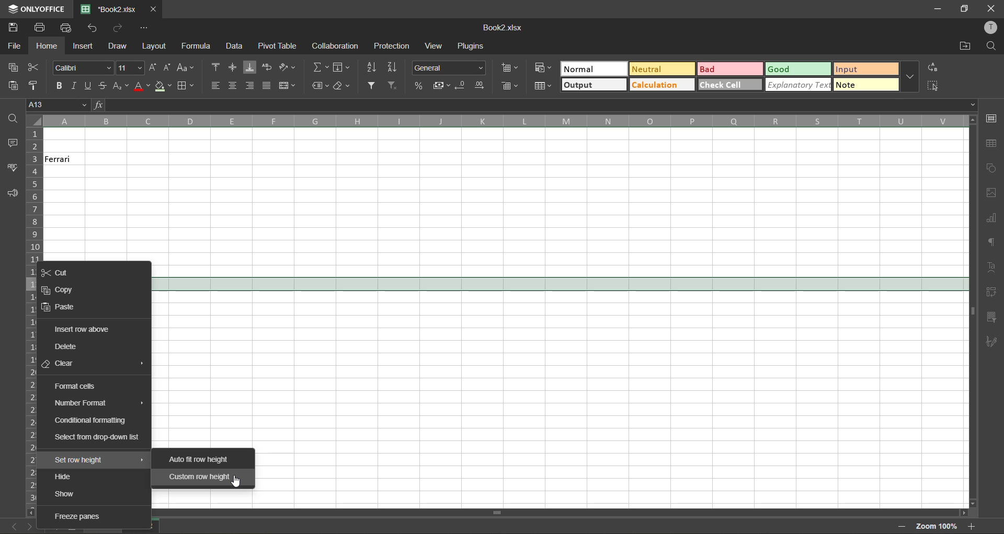 The height and width of the screenshot is (534, 1004). Describe the element at coordinates (100, 436) in the screenshot. I see `select from drop down list` at that location.